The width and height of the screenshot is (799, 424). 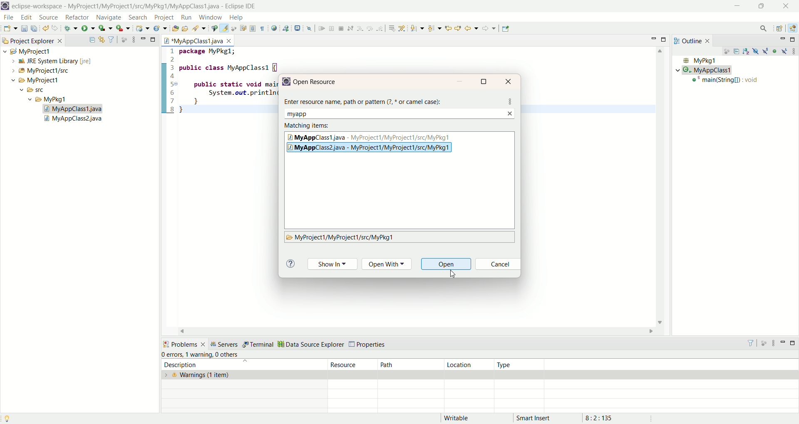 I want to click on open resource, so click(x=318, y=82).